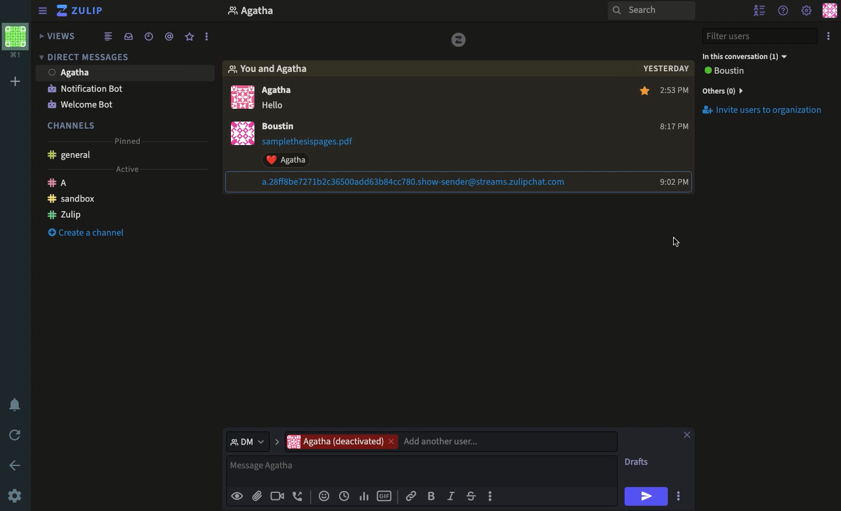  I want to click on File attachment, so click(257, 495).